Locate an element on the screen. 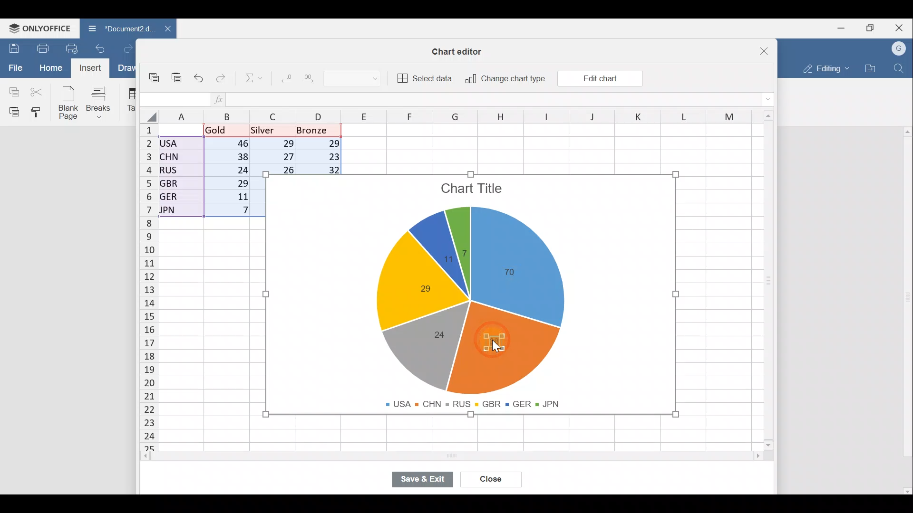  Table is located at coordinates (128, 100).